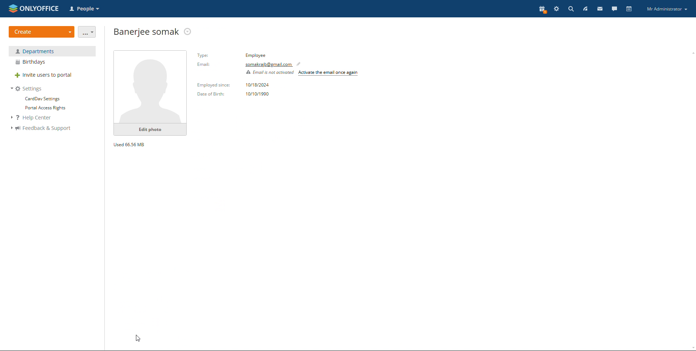  I want to click on type, so click(256, 55).